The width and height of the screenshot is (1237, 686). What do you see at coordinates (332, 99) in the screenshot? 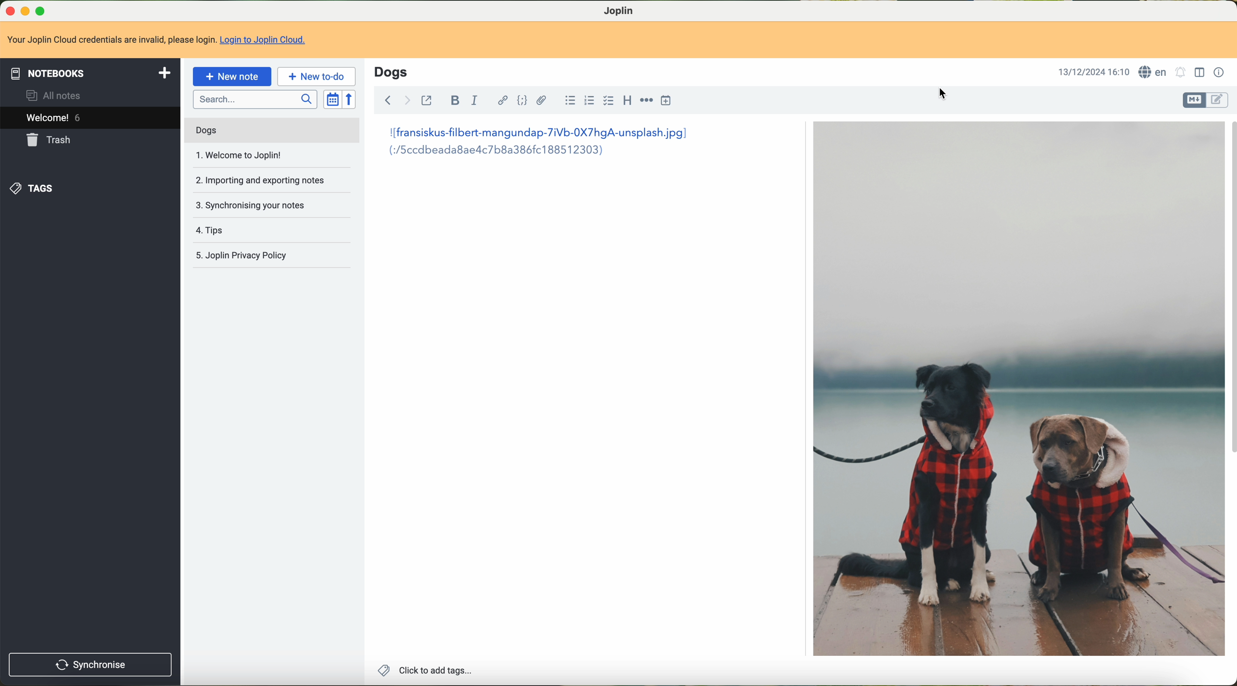
I see `toggle sort order field` at bounding box center [332, 99].